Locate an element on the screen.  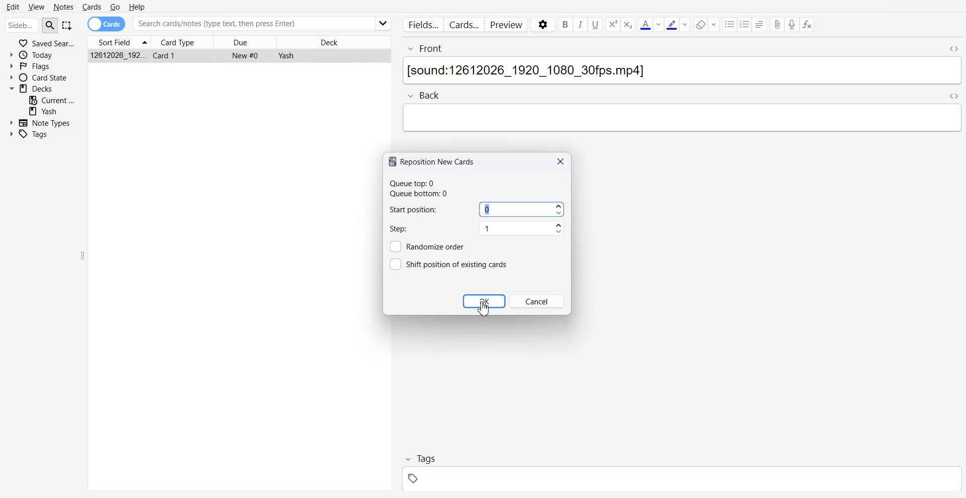
Search Bar is located at coordinates (252, 24).